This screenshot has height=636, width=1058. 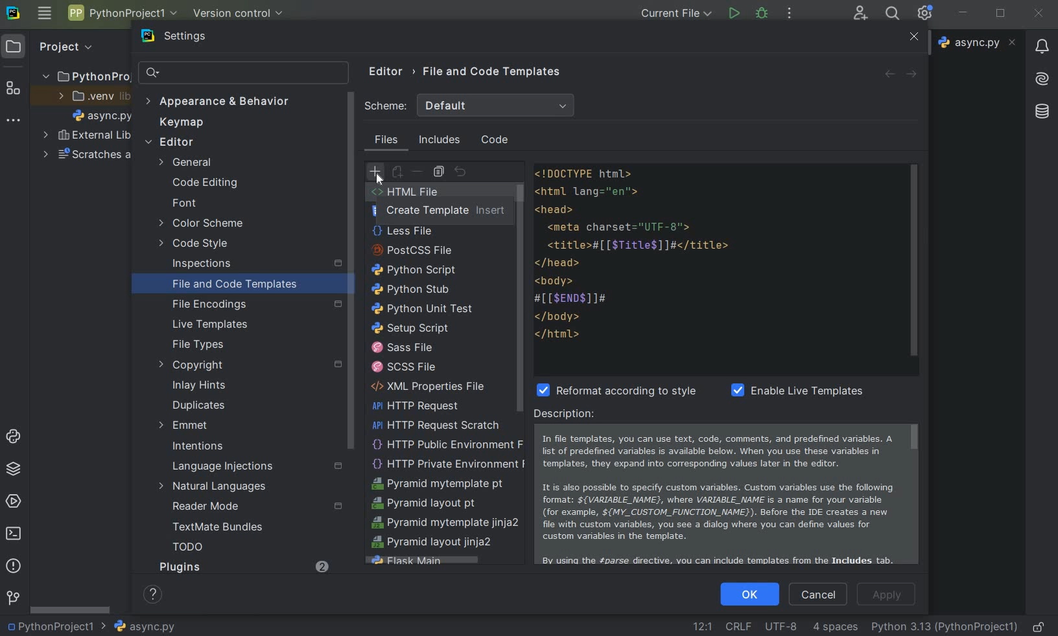 I want to click on HTTP Request scratch, so click(x=436, y=426).